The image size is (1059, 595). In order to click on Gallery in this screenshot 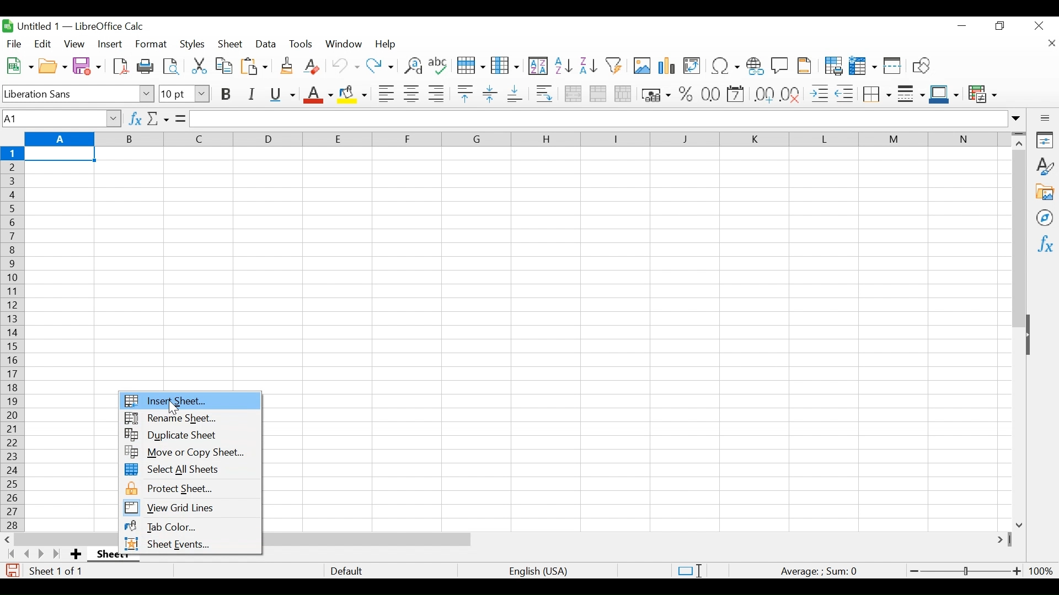, I will do `click(1044, 191)`.